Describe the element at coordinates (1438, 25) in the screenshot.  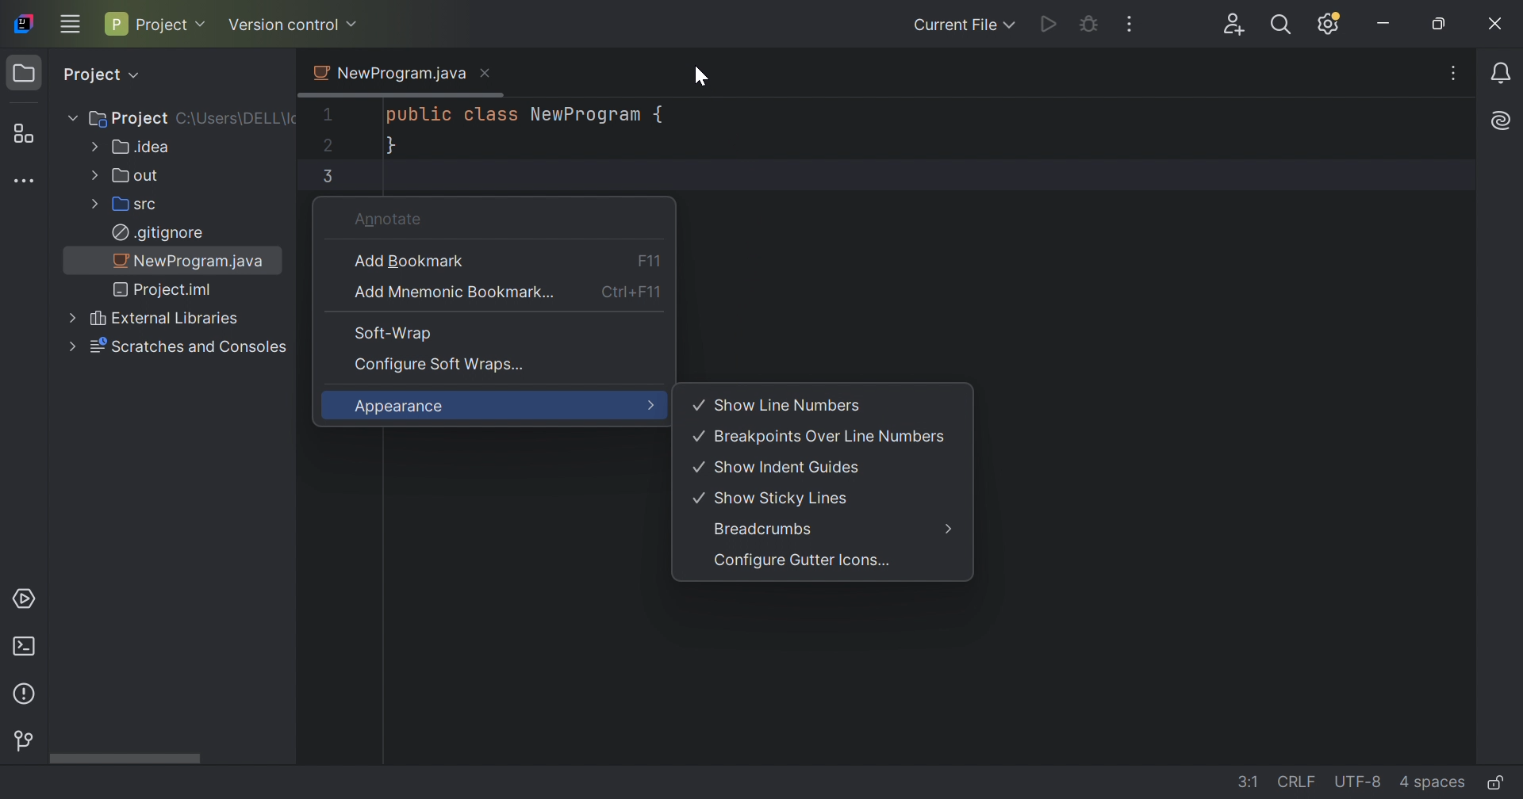
I see `Restore Down` at that location.